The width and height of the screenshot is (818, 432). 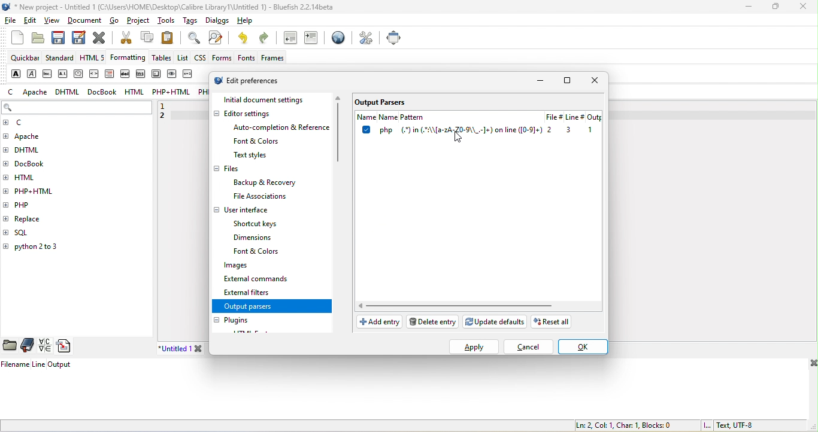 I want to click on external commands, so click(x=259, y=279).